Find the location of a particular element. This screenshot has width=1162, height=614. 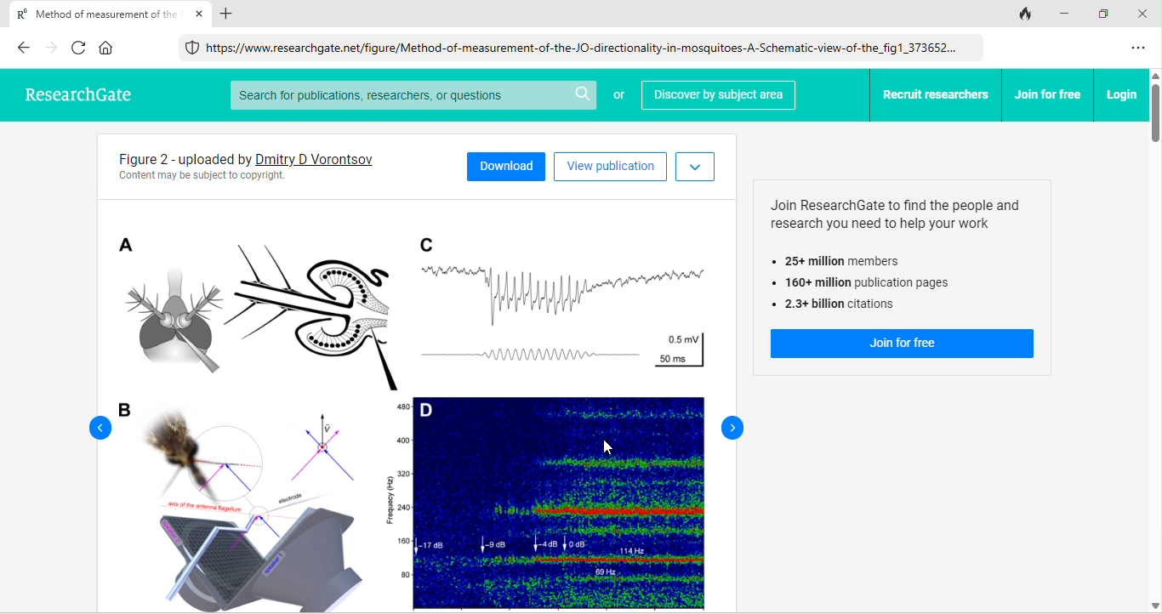

add tab is located at coordinates (227, 14).